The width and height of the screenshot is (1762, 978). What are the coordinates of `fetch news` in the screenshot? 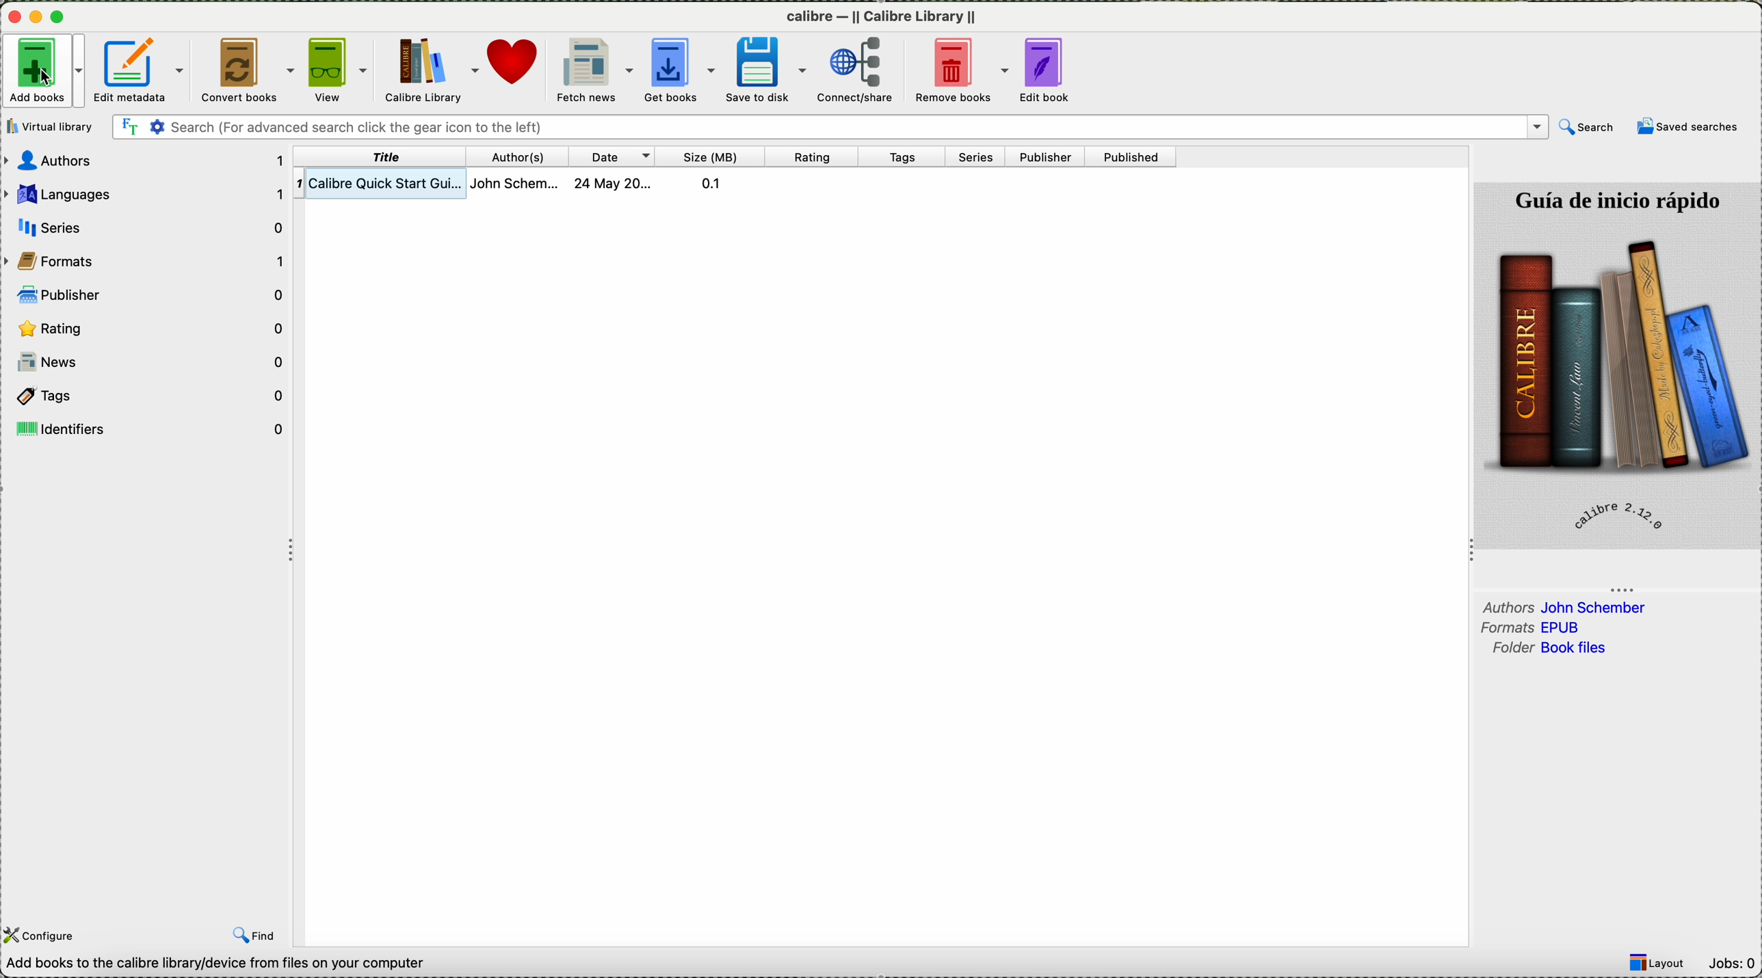 It's located at (594, 71).